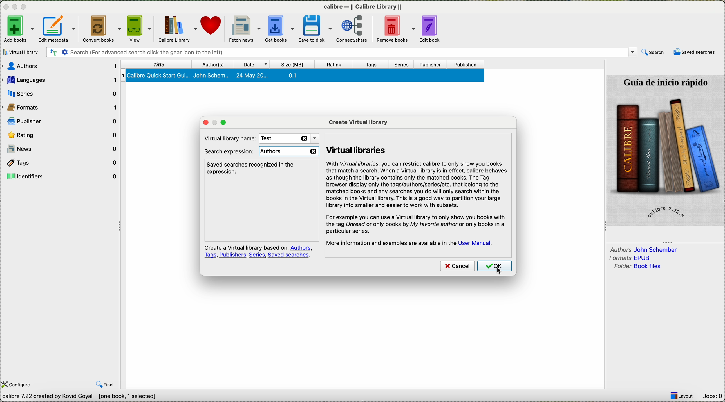  Describe the element at coordinates (665, 150) in the screenshot. I see `calibre quick start guide preview` at that location.